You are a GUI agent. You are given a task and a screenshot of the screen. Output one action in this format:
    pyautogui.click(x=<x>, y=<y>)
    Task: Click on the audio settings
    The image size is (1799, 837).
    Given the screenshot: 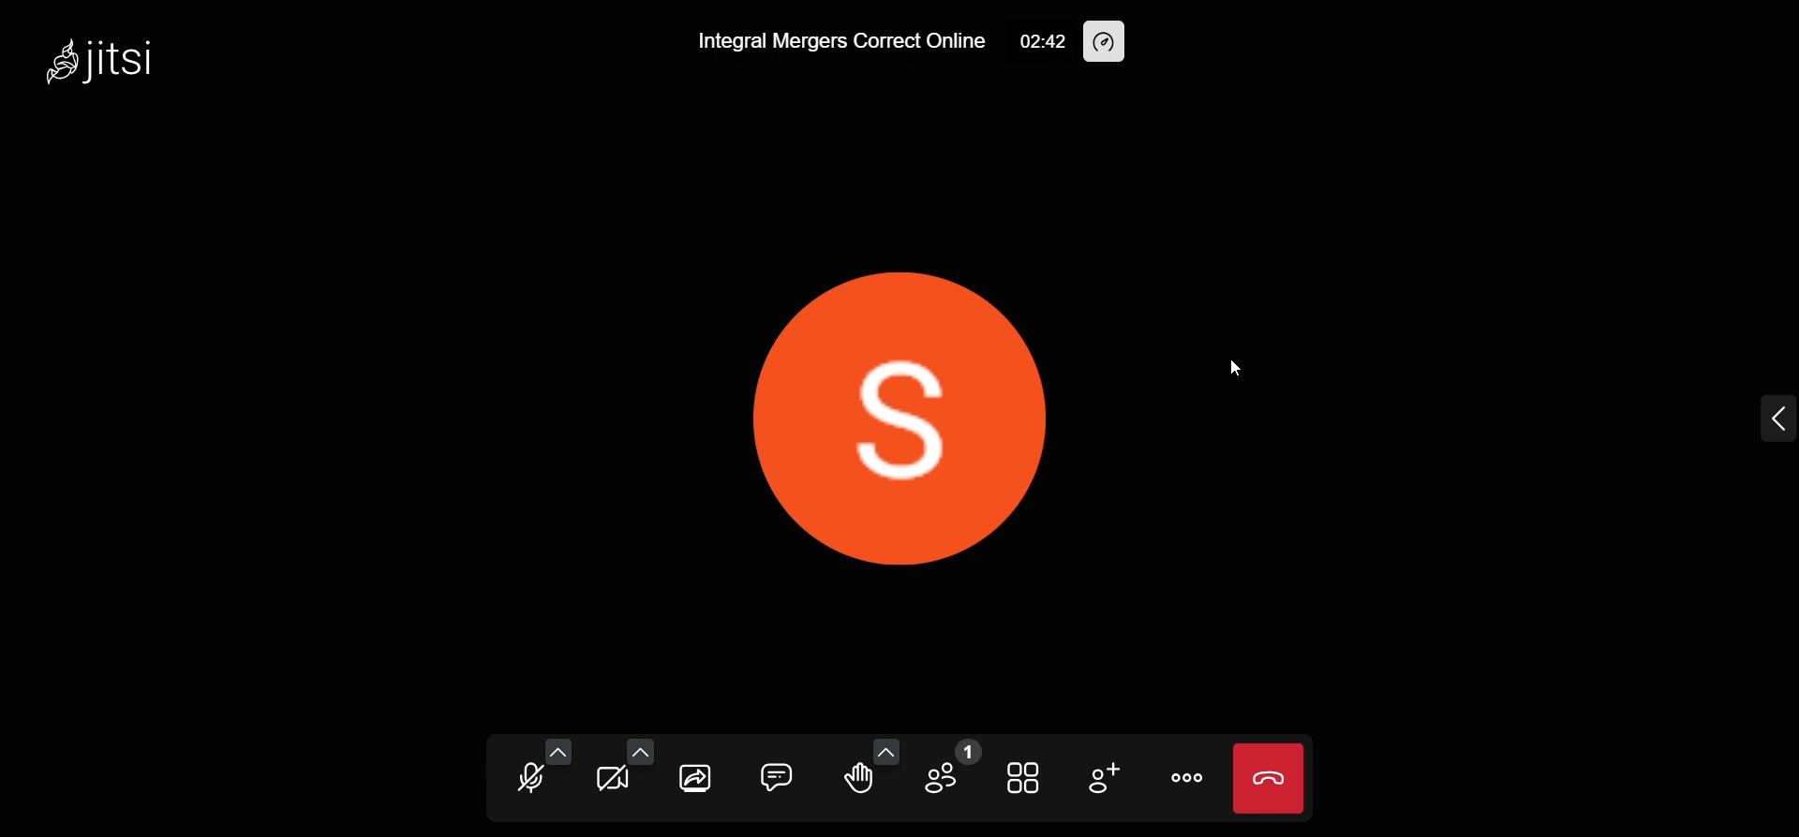 What is the action you would take?
    pyautogui.click(x=561, y=749)
    